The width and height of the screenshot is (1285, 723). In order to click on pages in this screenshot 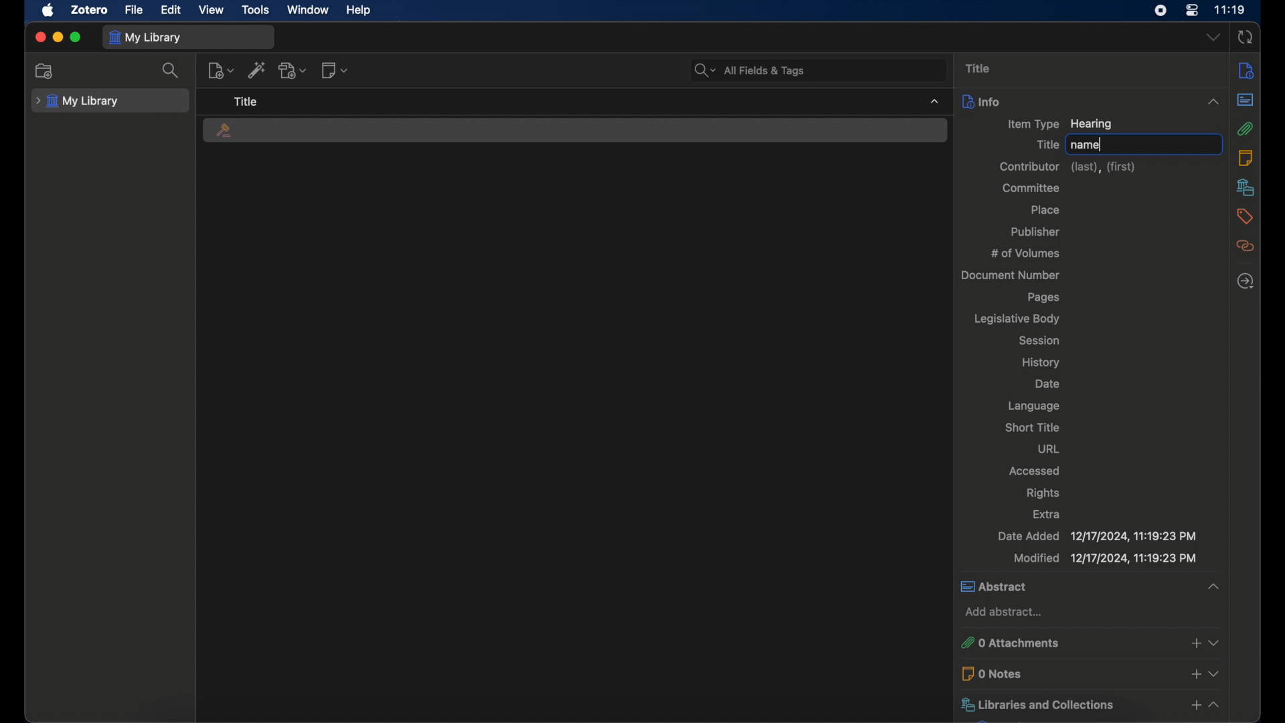, I will do `click(1045, 297)`.